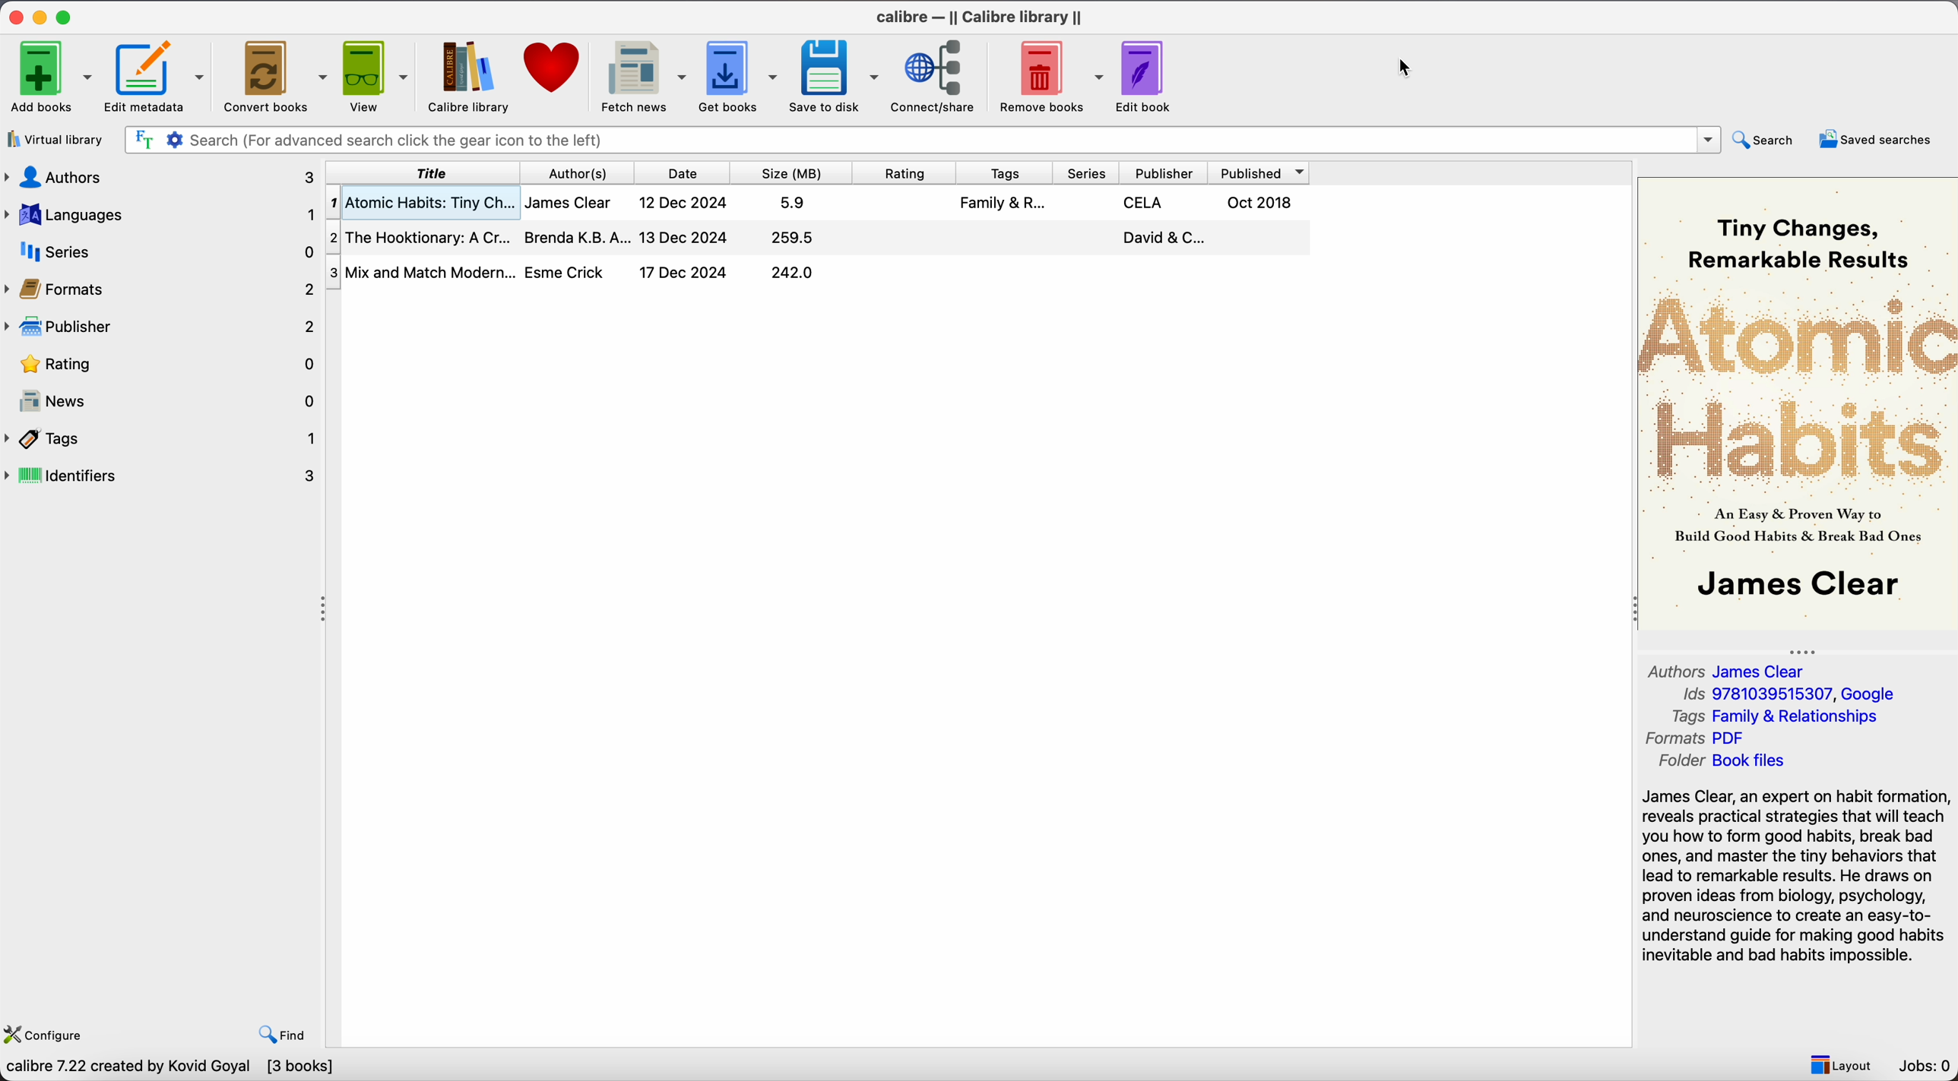 Image resolution: width=1958 pixels, height=1081 pixels. I want to click on Folder Book files, so click(1722, 761).